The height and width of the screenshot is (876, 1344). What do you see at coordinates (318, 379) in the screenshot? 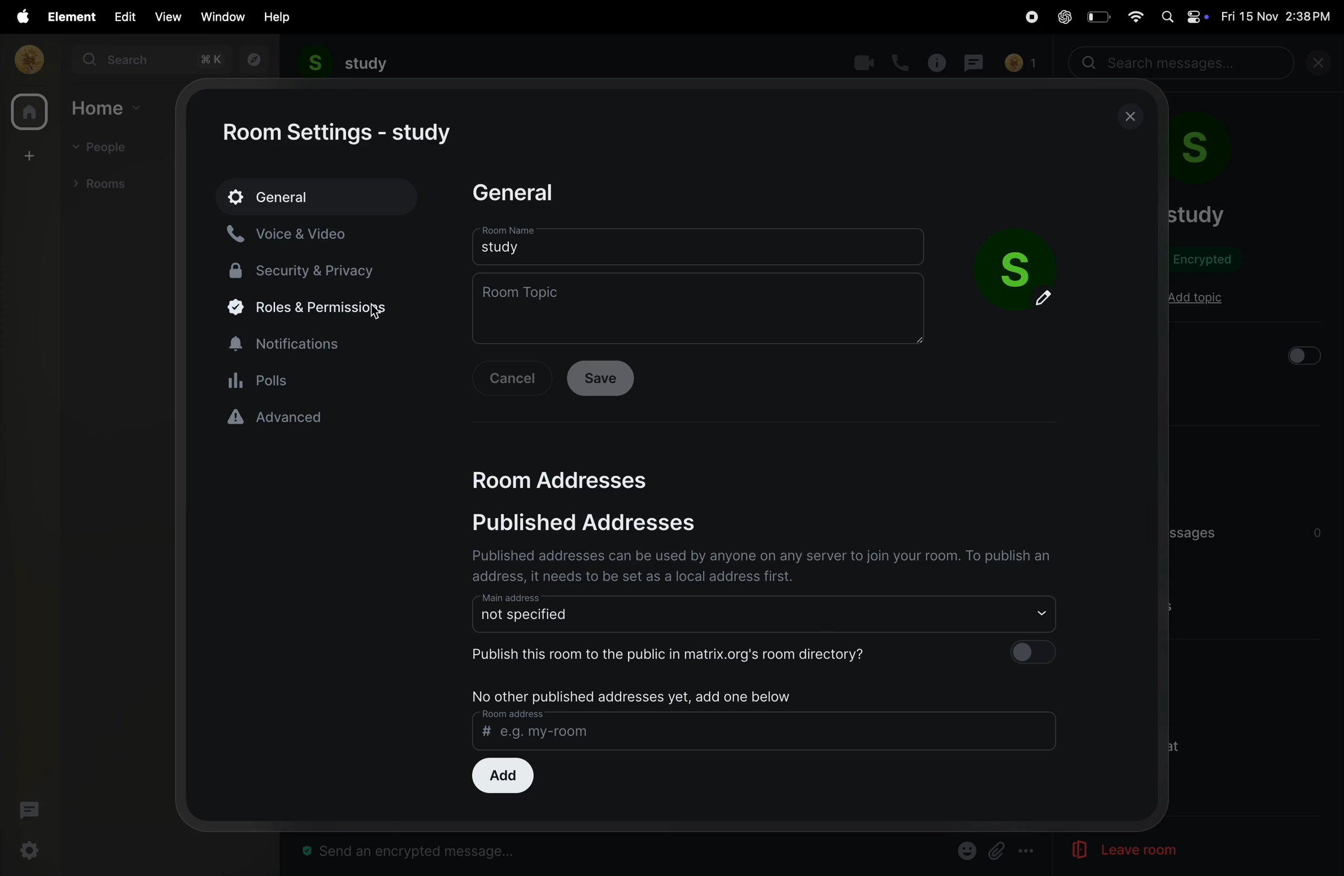
I see `Polls` at bounding box center [318, 379].